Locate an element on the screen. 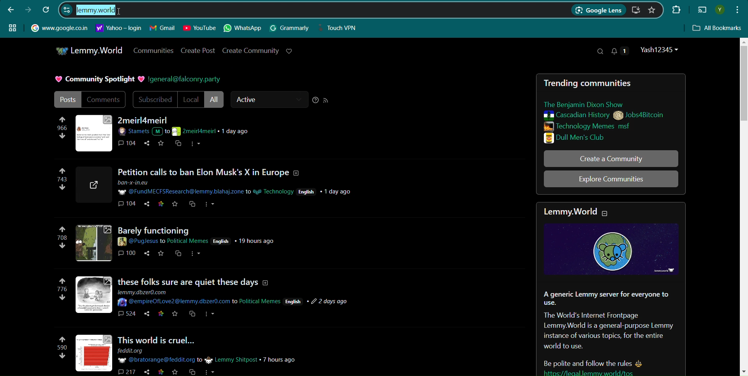 Image resolution: width=748 pixels, height=376 pixels. Tag group is located at coordinates (12, 27).